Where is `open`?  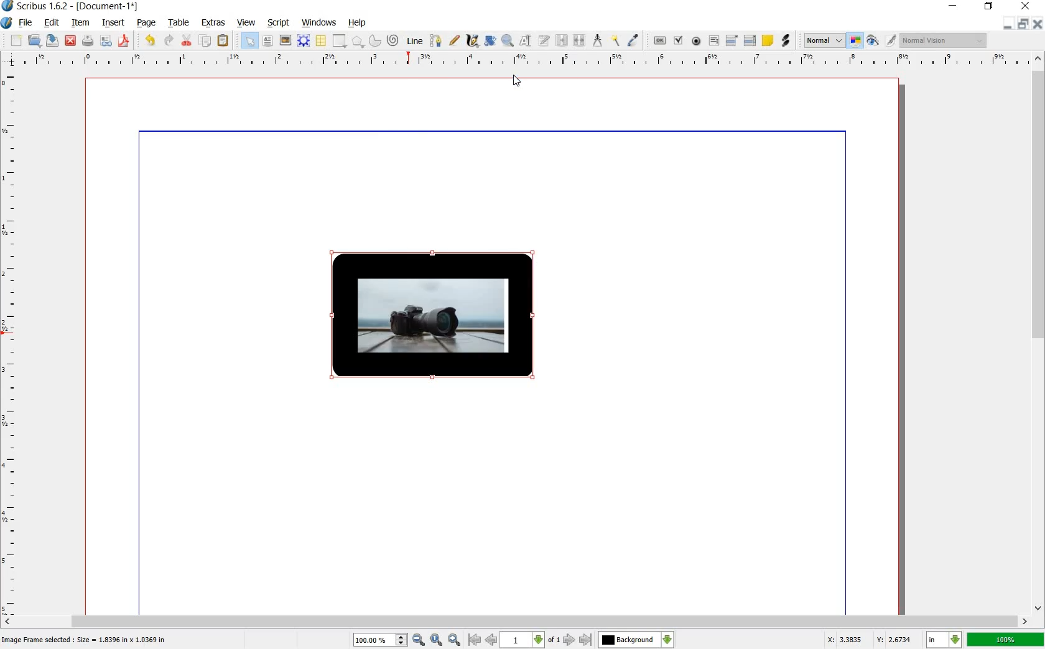 open is located at coordinates (34, 41).